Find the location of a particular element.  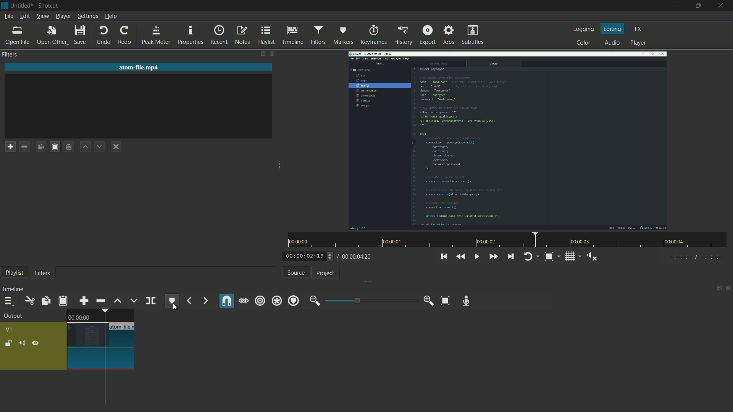

zoom out is located at coordinates (313, 301).